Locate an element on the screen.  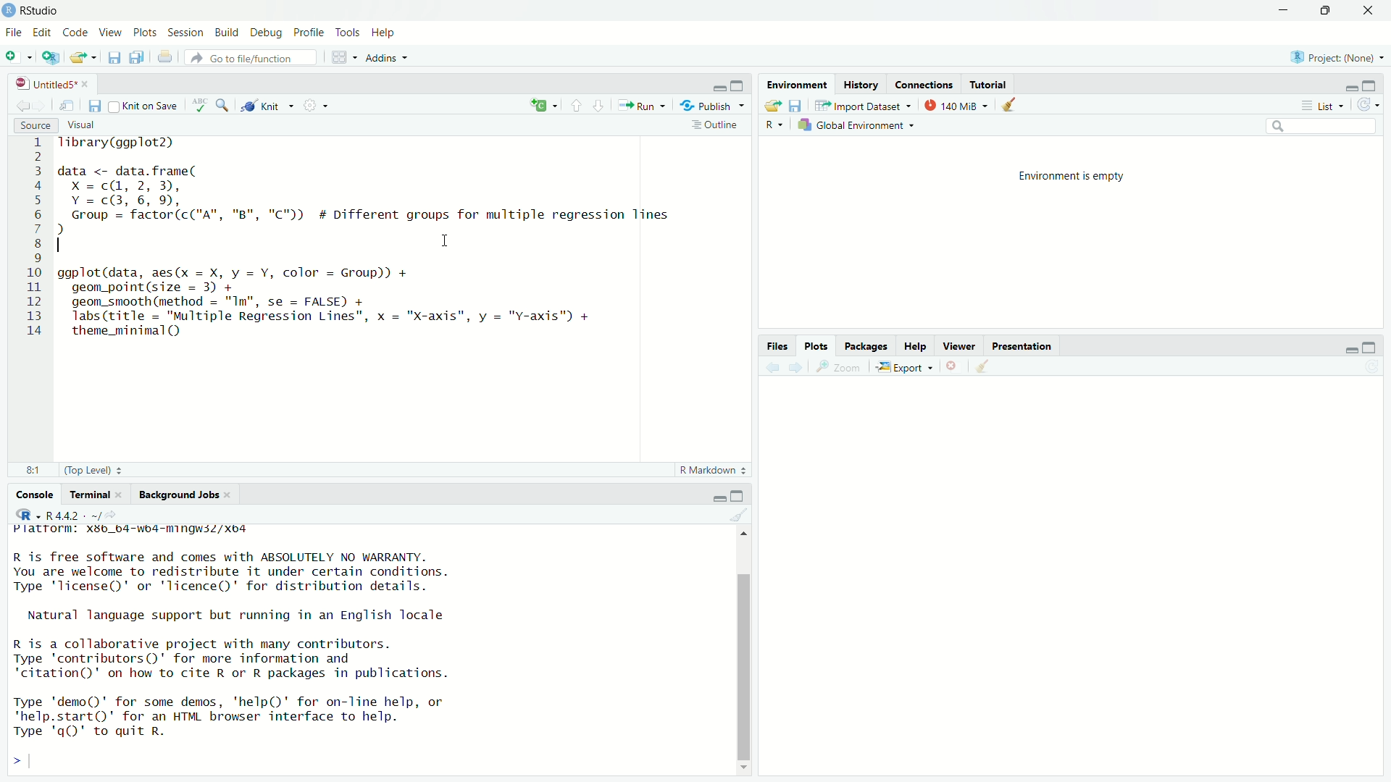
maximise is located at coordinates (1330, 12).